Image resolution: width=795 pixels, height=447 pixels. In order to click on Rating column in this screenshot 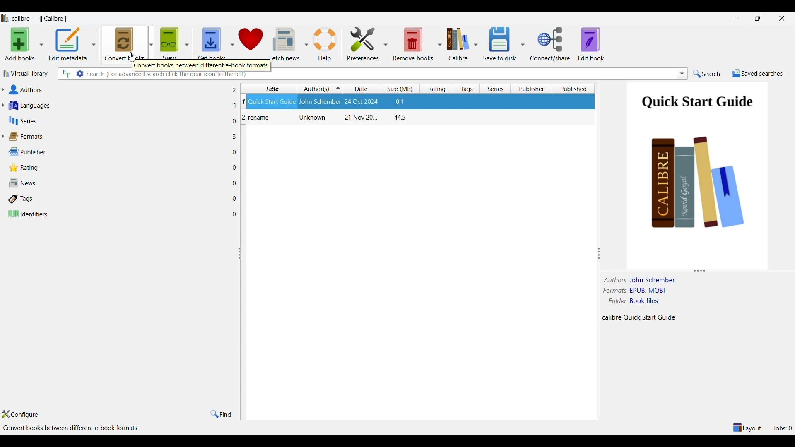, I will do `click(436, 89)`.